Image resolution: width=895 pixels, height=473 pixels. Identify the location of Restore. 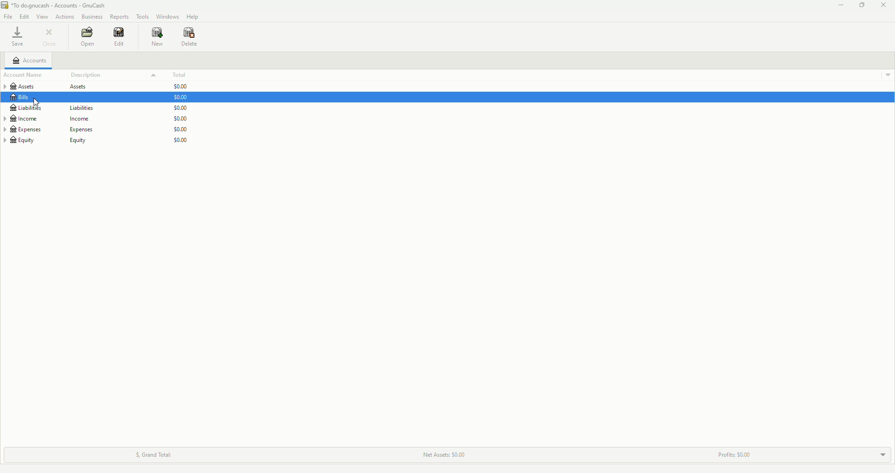
(861, 6).